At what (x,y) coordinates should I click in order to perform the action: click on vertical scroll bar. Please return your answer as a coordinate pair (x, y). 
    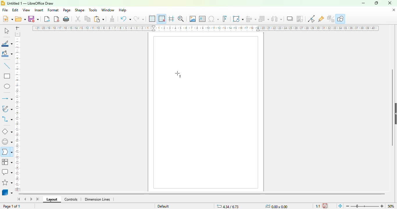
    Looking at the image, I should click on (392, 108).